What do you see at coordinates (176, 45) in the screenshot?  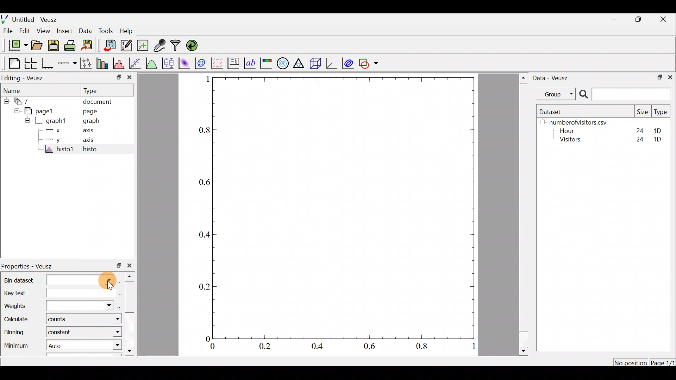 I see `Filter data` at bounding box center [176, 45].